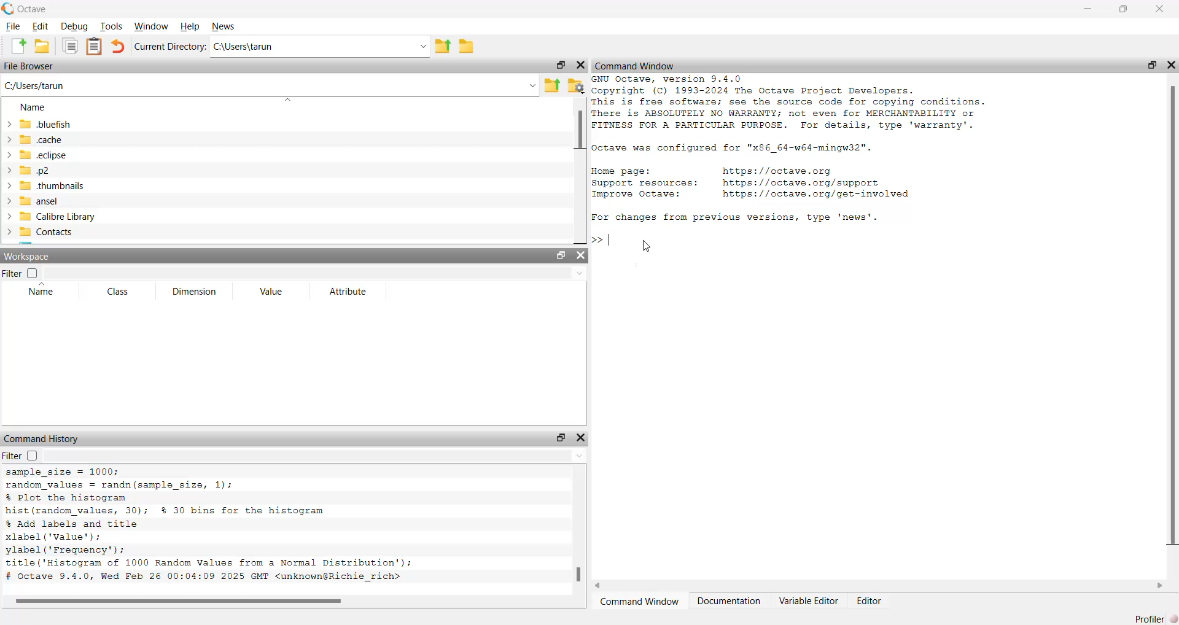 The image size is (1179, 625). I want to click on Folder settings, so click(575, 85).